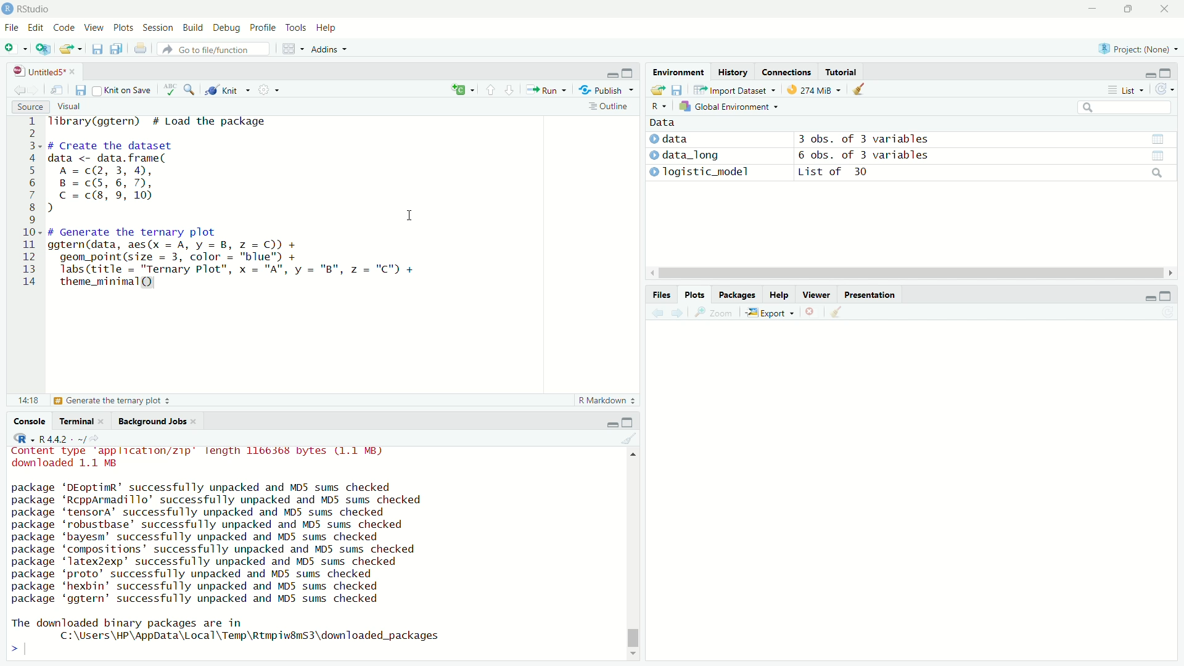  What do you see at coordinates (55, 438) in the screenshot?
I see `R442 - ~` at bounding box center [55, 438].